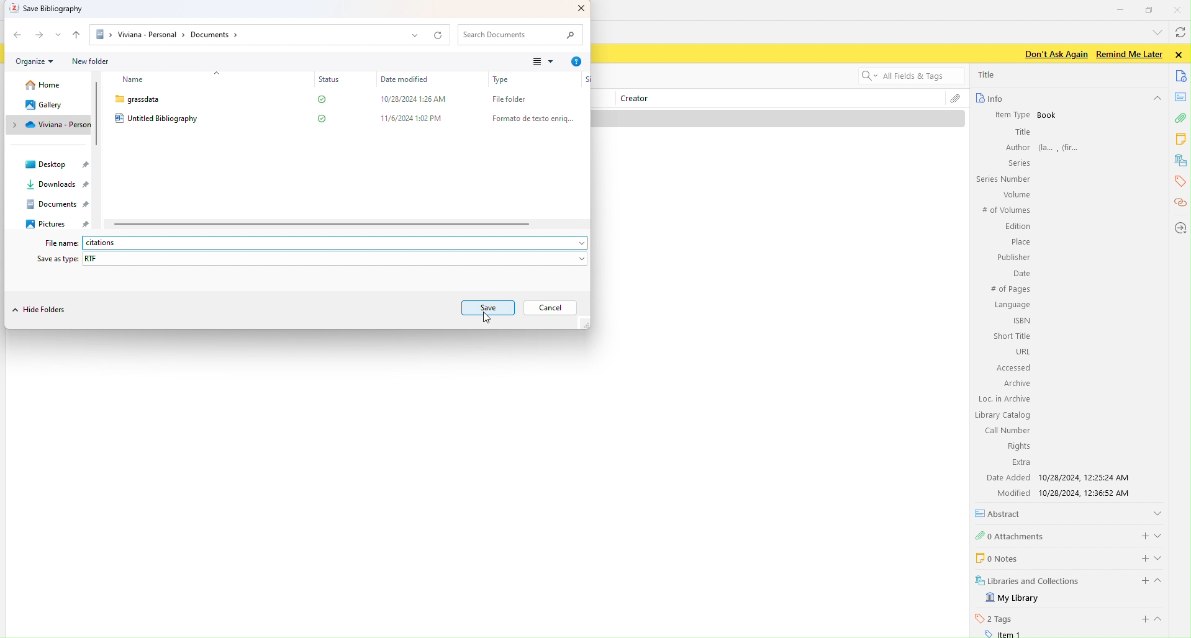  Describe the element at coordinates (50, 9) in the screenshot. I see `Set Bibliography` at that location.